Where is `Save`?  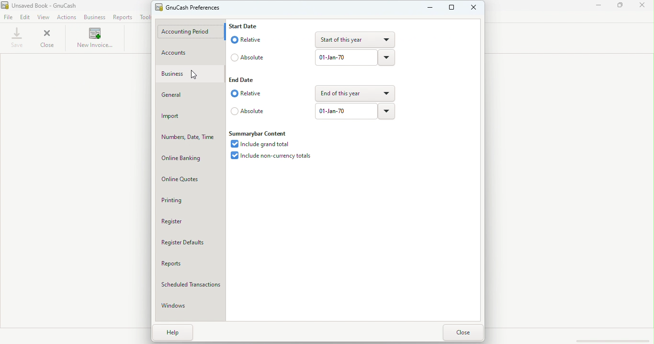 Save is located at coordinates (17, 38).